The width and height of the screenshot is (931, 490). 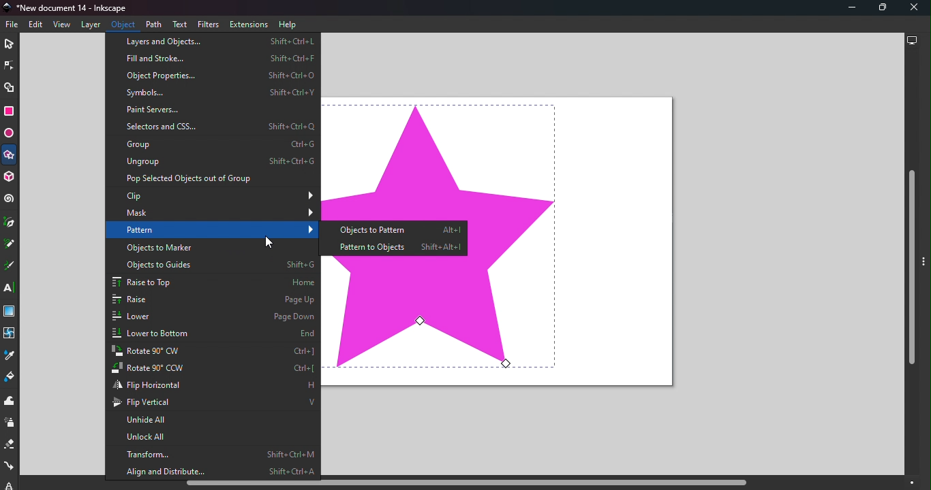 I want to click on View, so click(x=61, y=24).